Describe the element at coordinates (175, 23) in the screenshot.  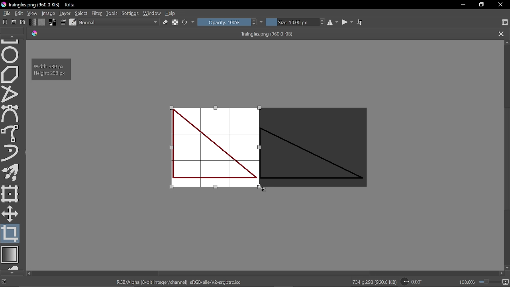
I see `Preserve alpha` at that location.